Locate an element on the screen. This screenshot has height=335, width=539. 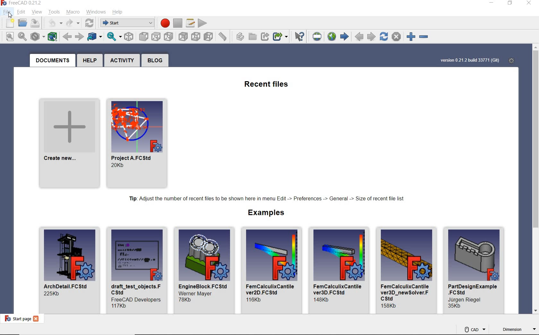
EXECUTE MACRO is located at coordinates (202, 23).